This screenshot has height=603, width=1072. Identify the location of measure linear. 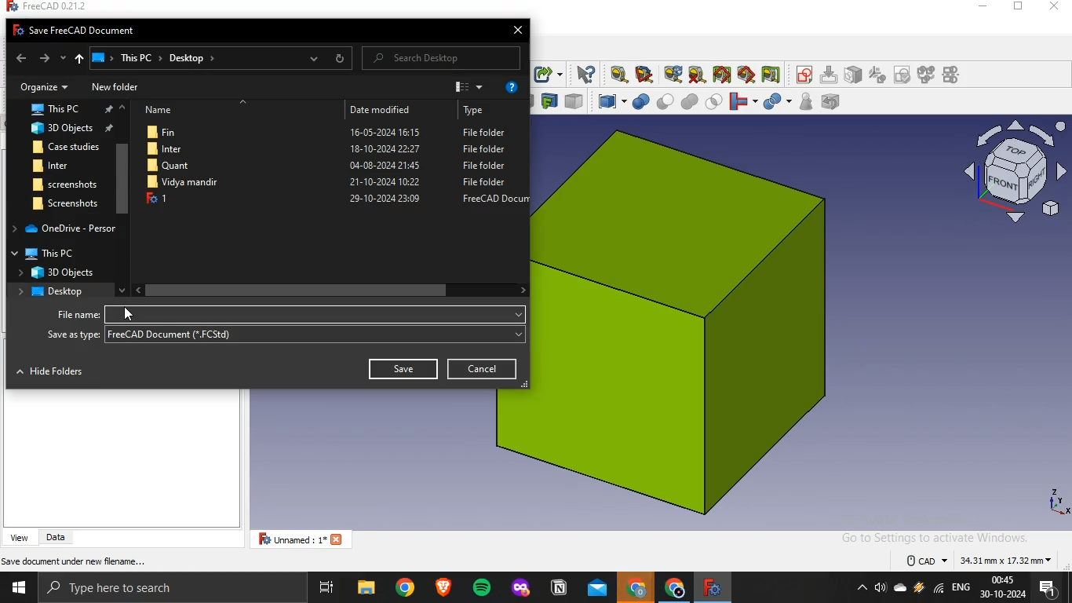
(620, 74).